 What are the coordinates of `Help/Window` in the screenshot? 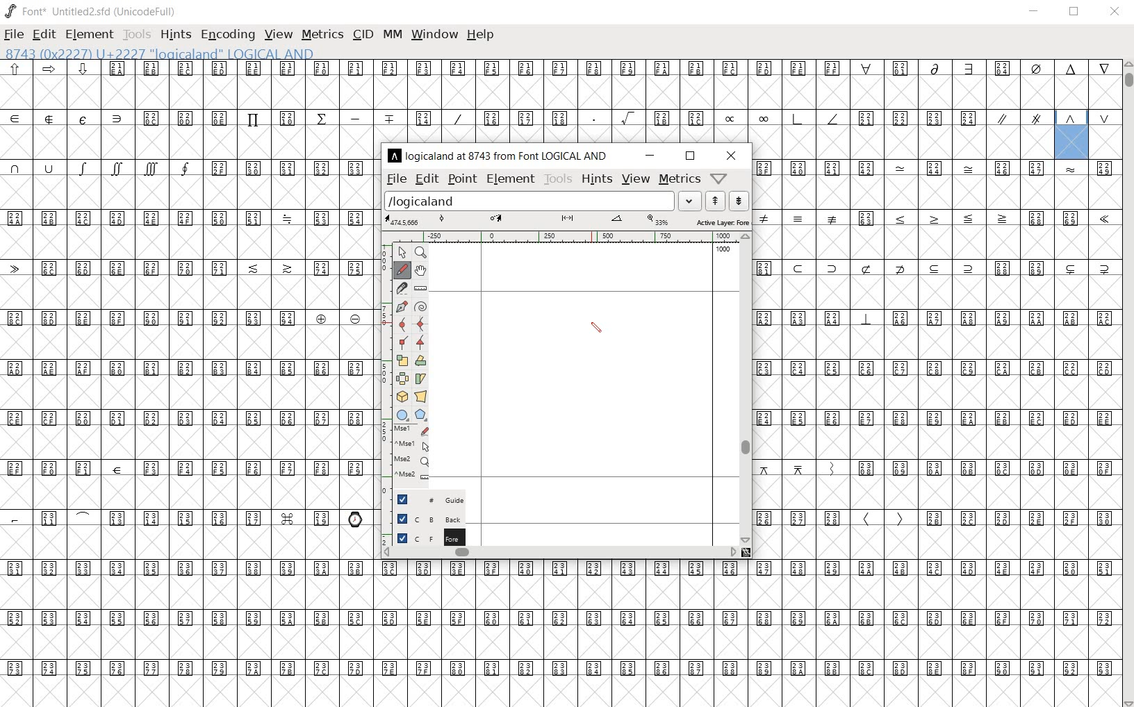 It's located at (720, 178).